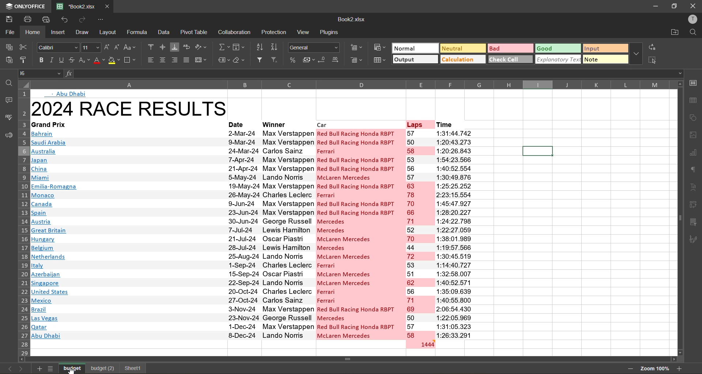  Describe the element at coordinates (131, 47) in the screenshot. I see `change case` at that location.